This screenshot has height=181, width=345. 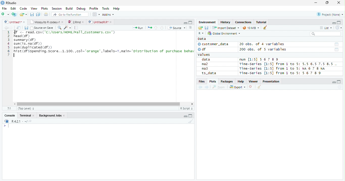 What do you see at coordinates (101, 22) in the screenshot?
I see `UnititledR.R` at bounding box center [101, 22].